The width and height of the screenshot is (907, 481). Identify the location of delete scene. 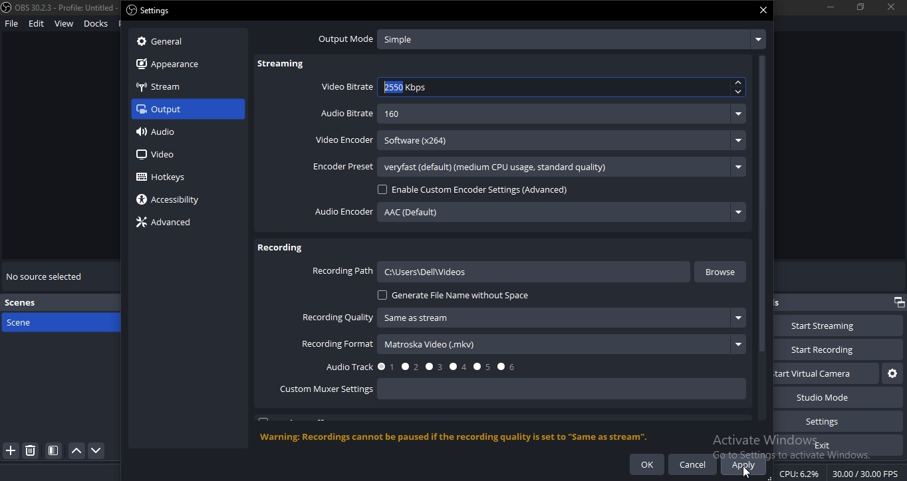
(31, 452).